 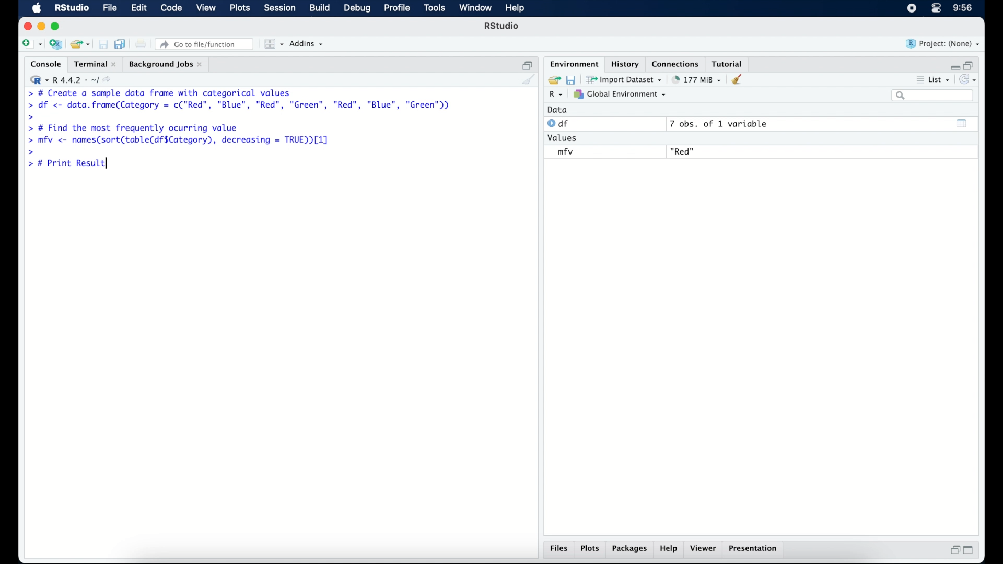 What do you see at coordinates (171, 8) in the screenshot?
I see `code` at bounding box center [171, 8].